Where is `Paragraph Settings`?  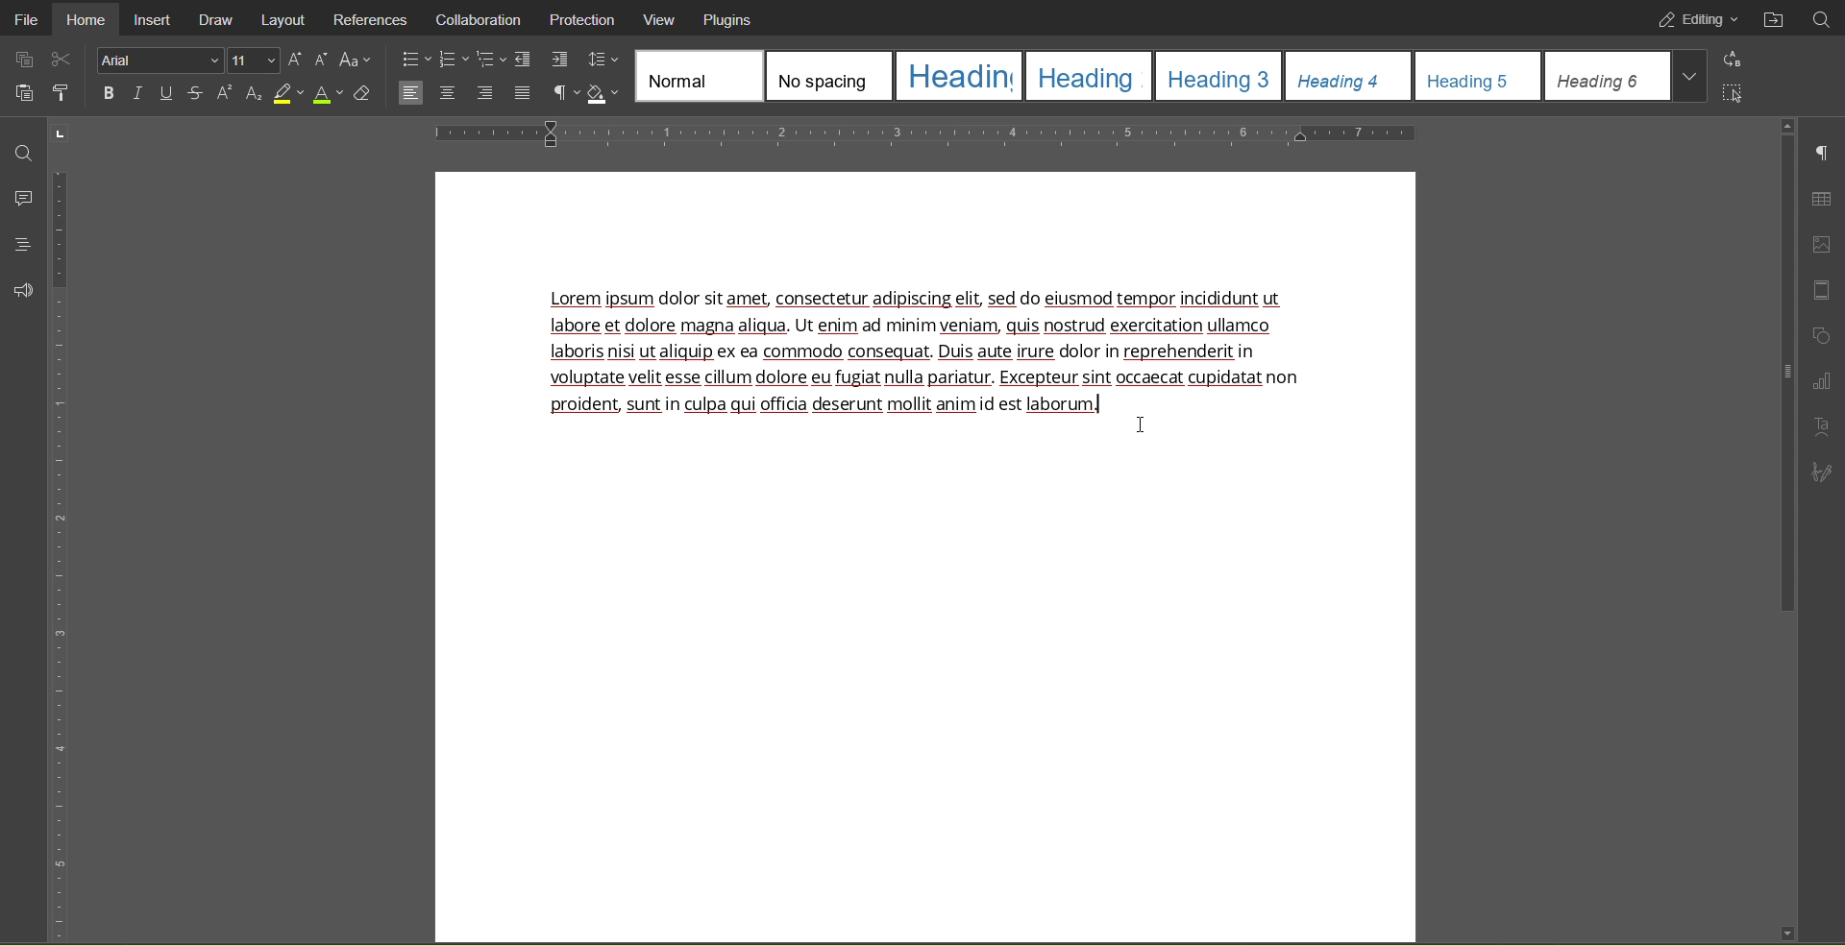
Paragraph Settings is located at coordinates (563, 93).